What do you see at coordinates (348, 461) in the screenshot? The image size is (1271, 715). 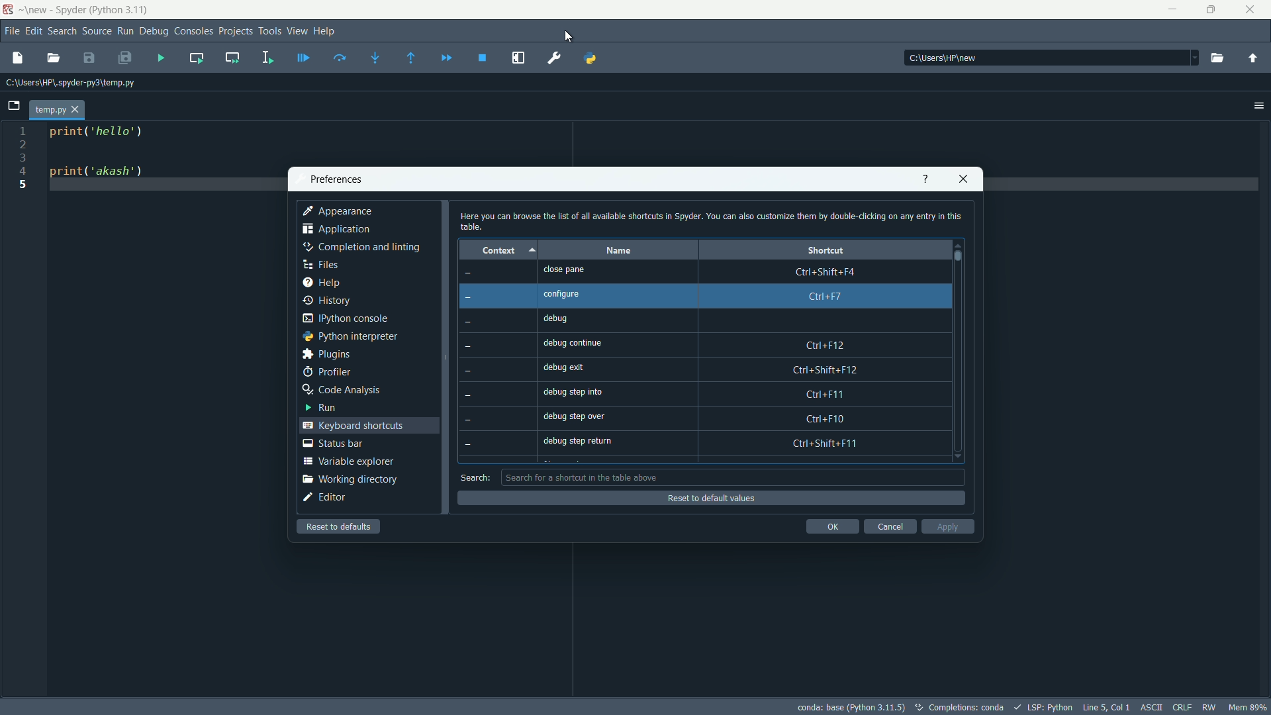 I see `variable explorer` at bounding box center [348, 461].